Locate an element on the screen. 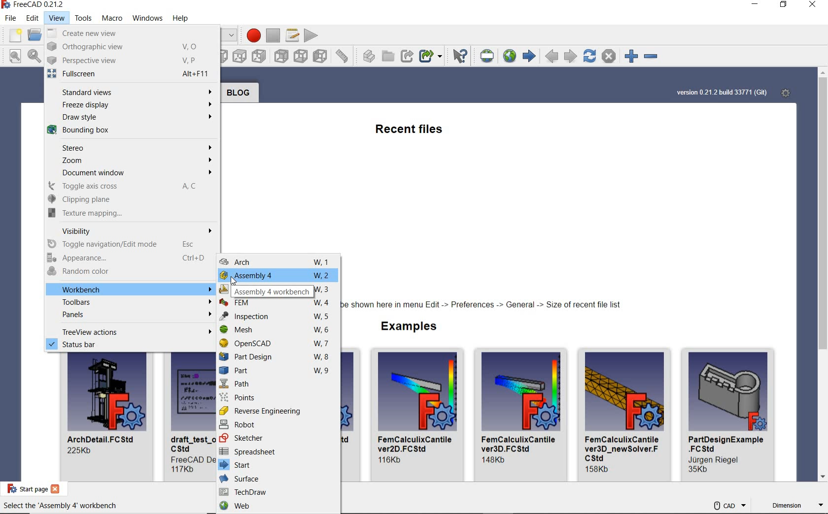 The height and width of the screenshot is (514, 828). perspective view is located at coordinates (131, 62).